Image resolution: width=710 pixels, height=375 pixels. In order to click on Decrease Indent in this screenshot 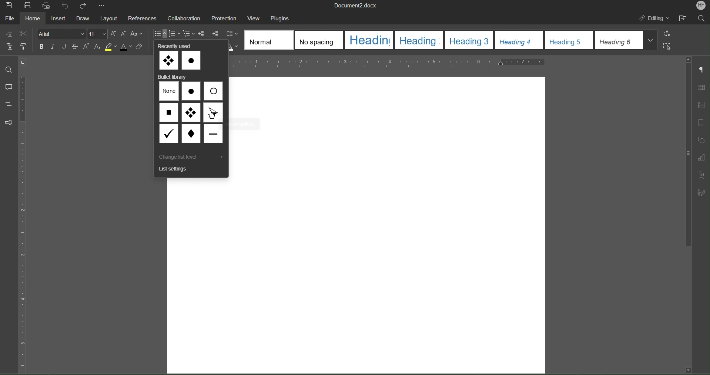, I will do `click(202, 33)`.